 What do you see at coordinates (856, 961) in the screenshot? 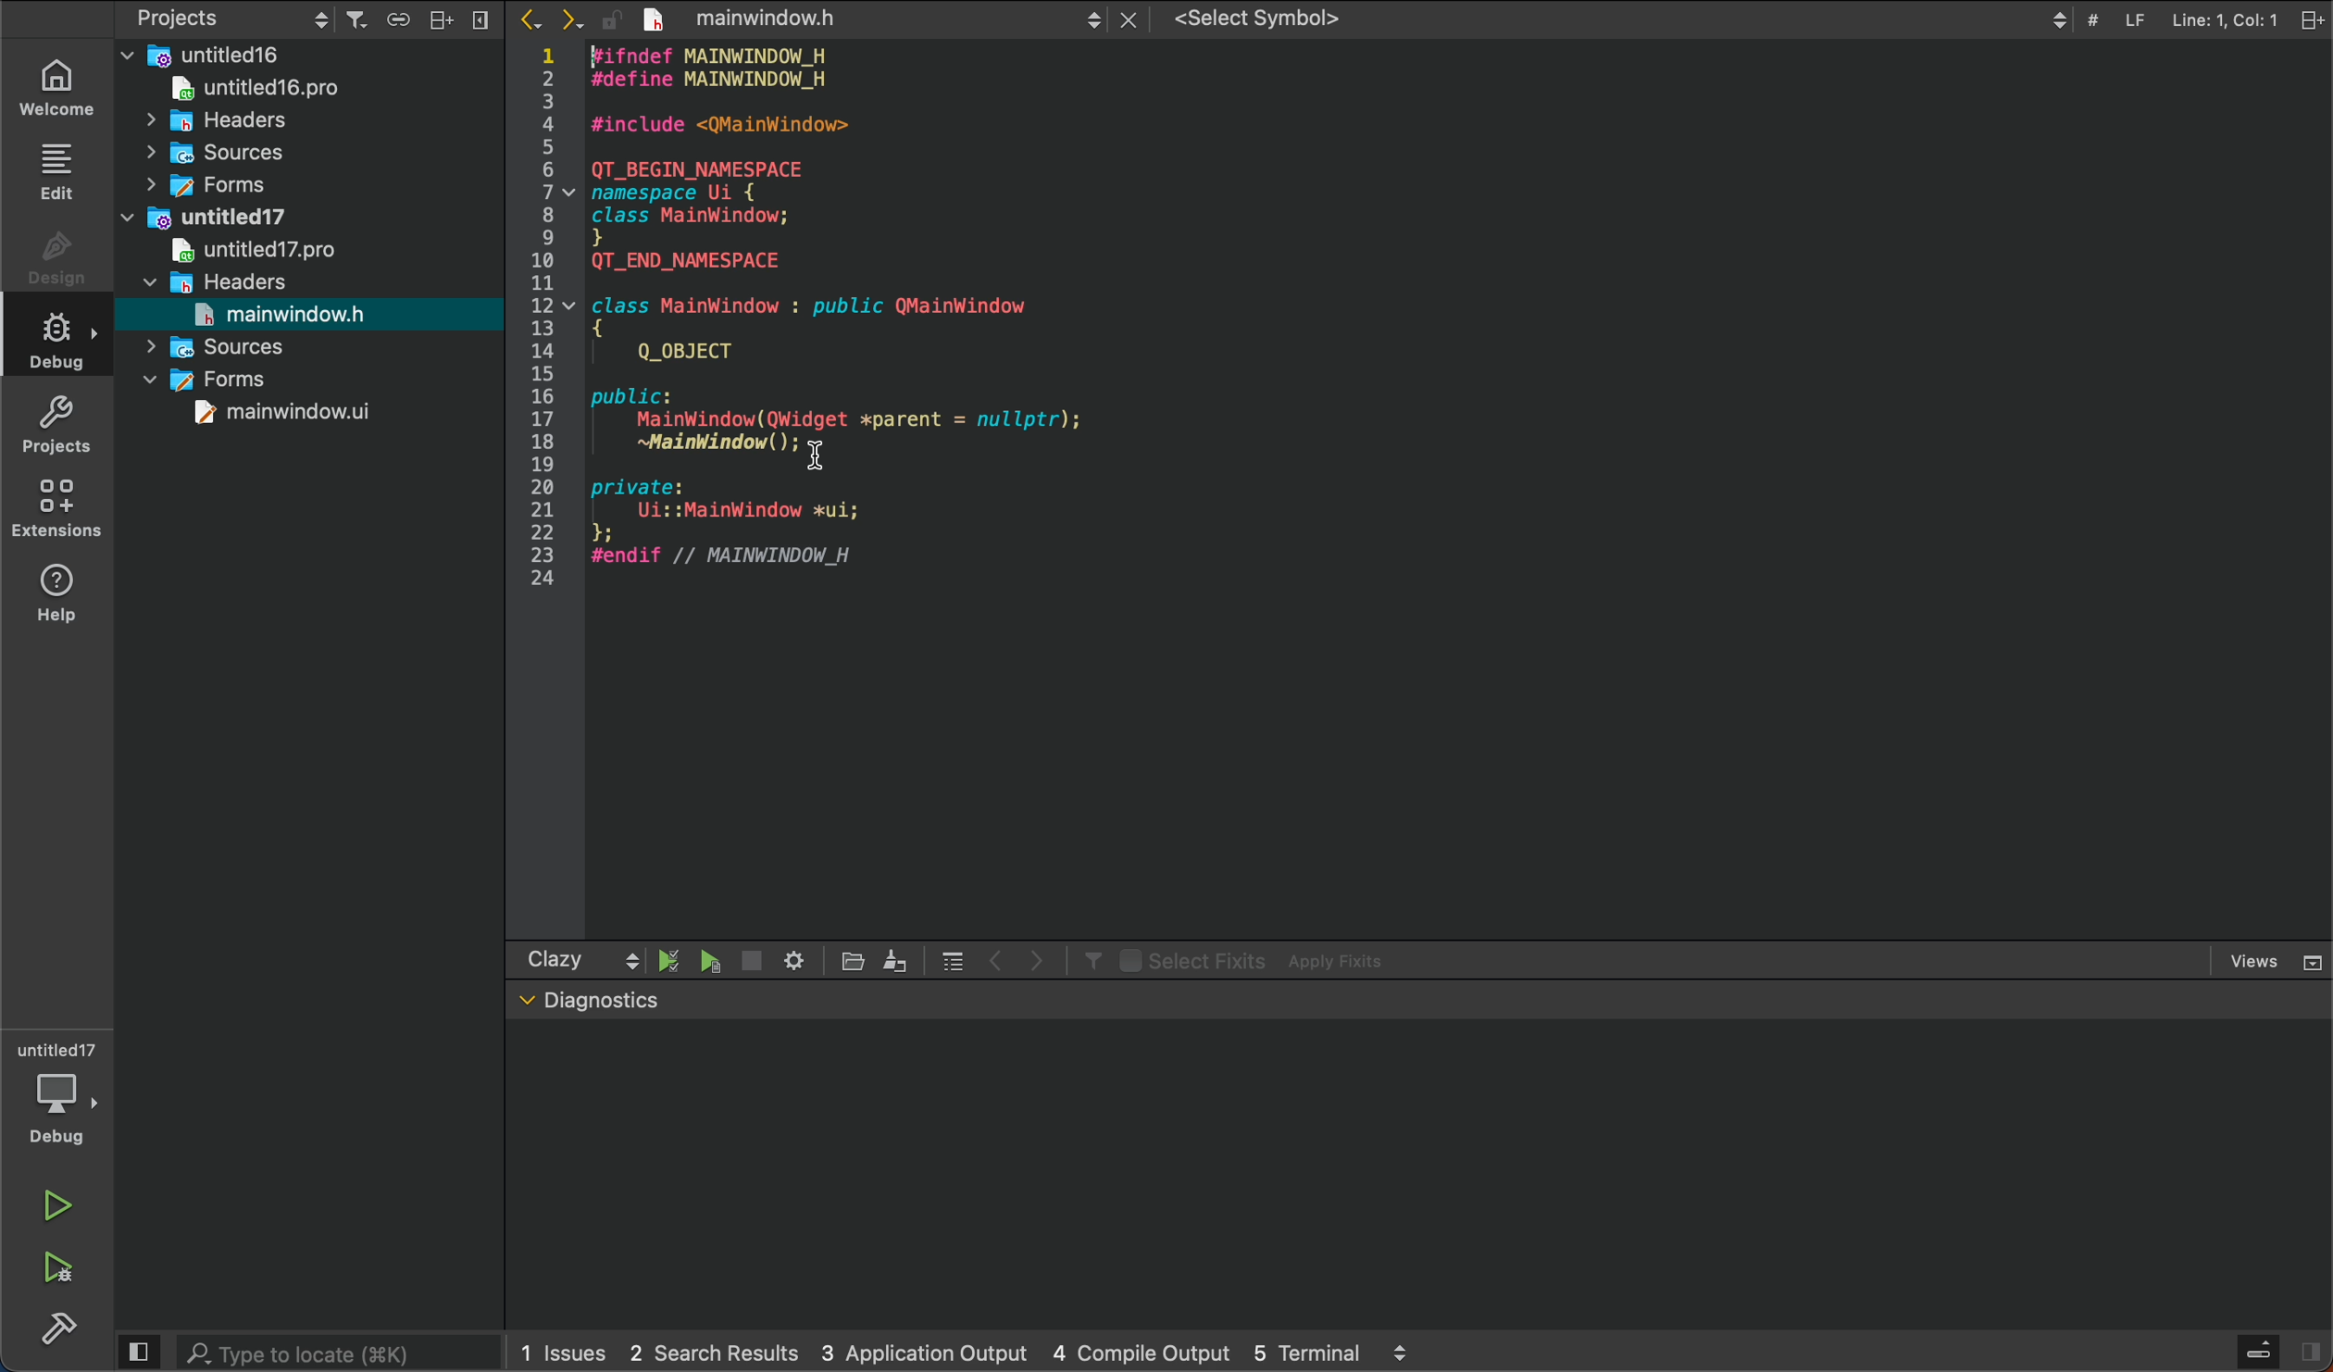
I see `file` at bounding box center [856, 961].